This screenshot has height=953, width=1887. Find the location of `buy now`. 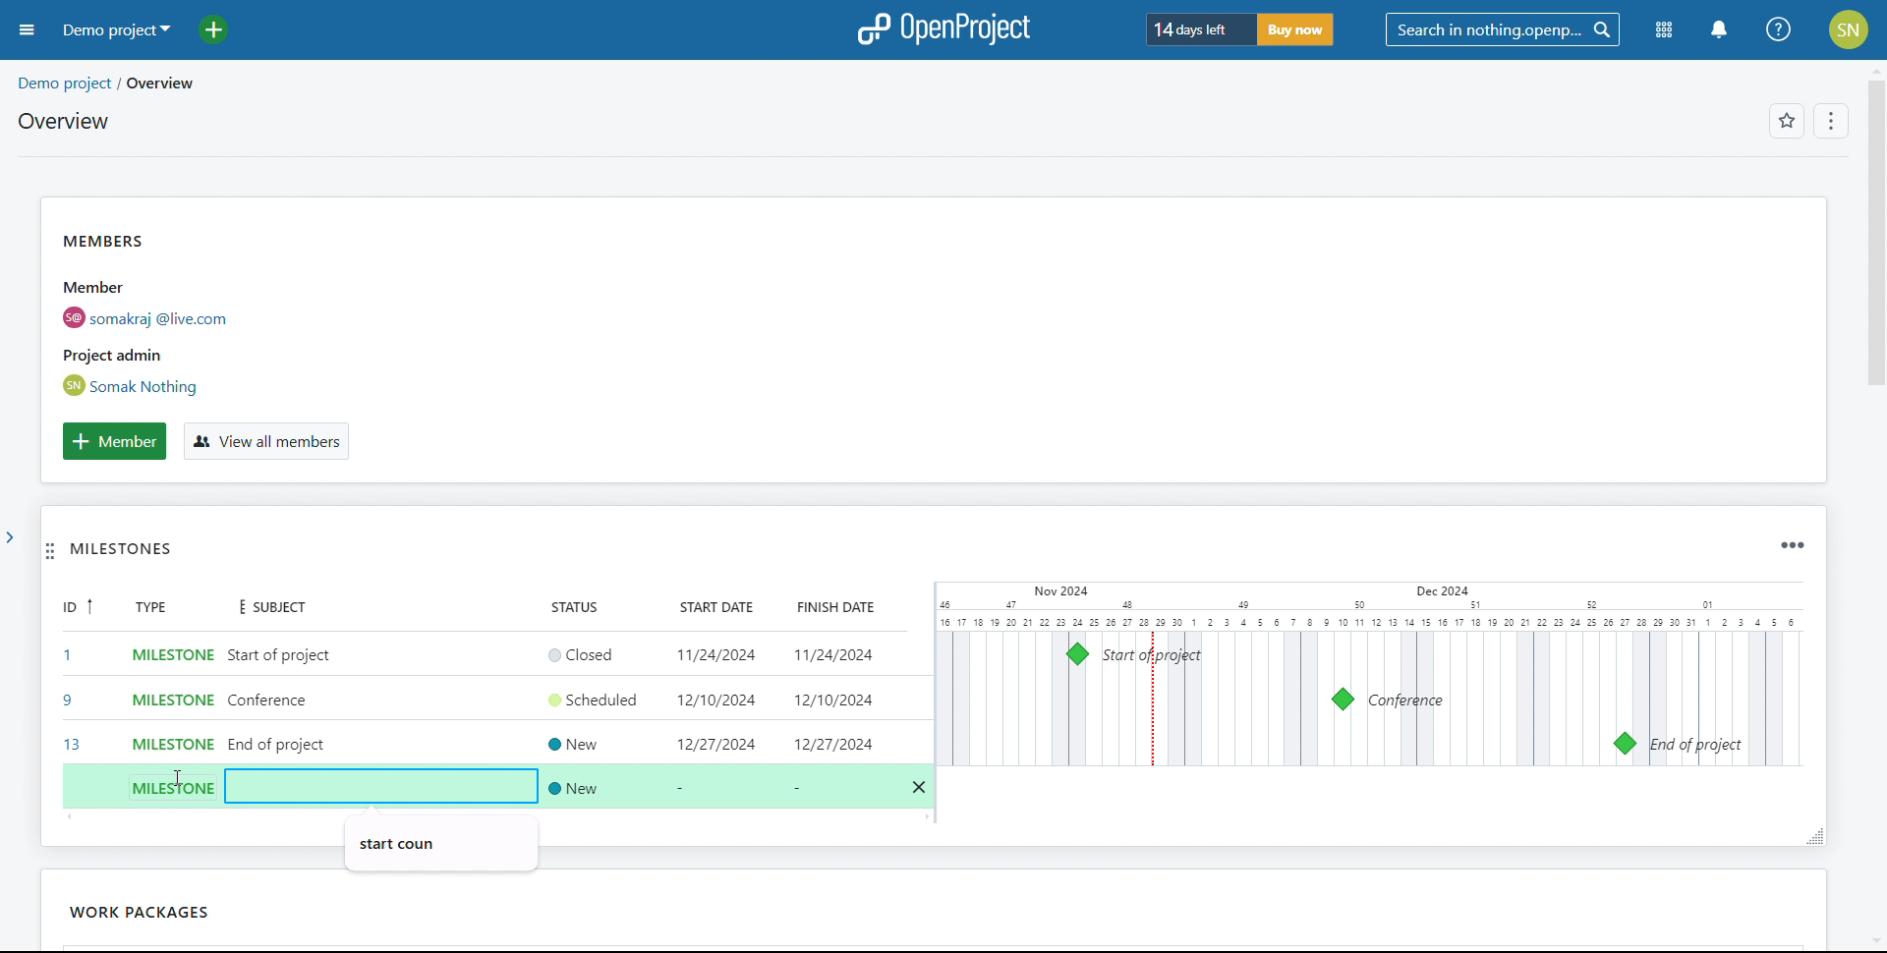

buy now is located at coordinates (1293, 29).